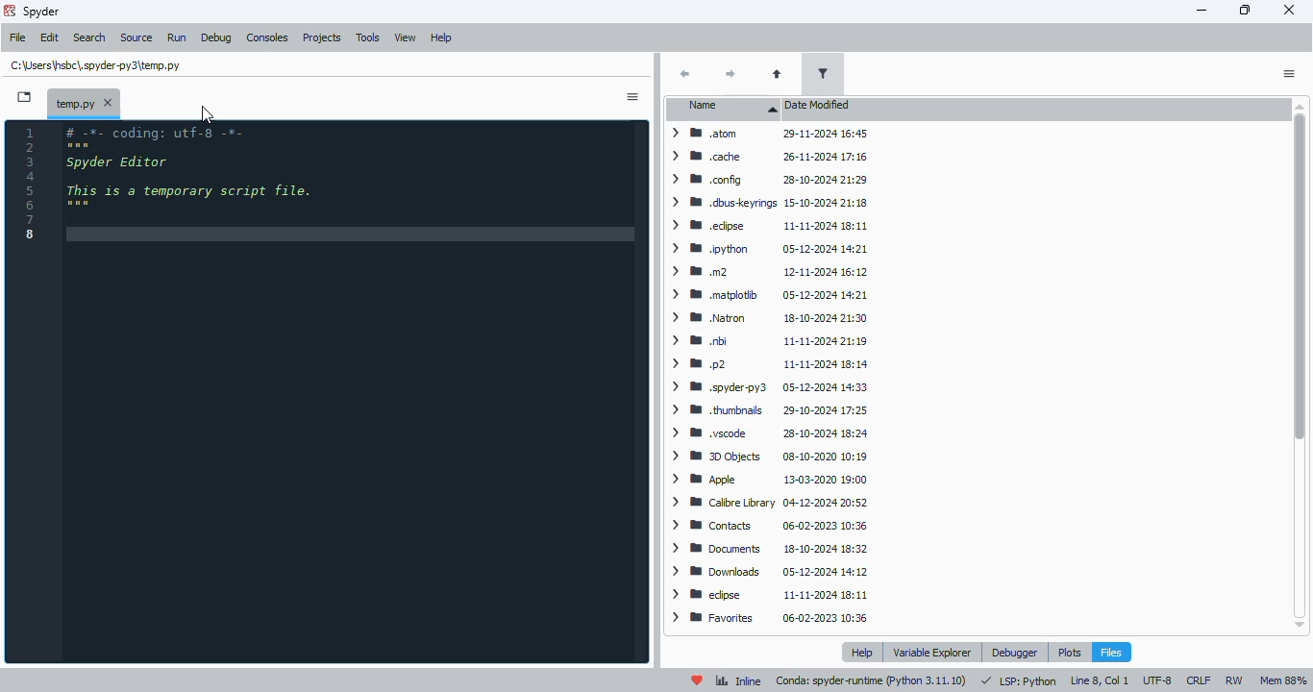 This screenshot has width=1313, height=692. Describe the element at coordinates (765, 249) in the screenshot. I see `> BW python 05-12-2024 14:21` at that location.